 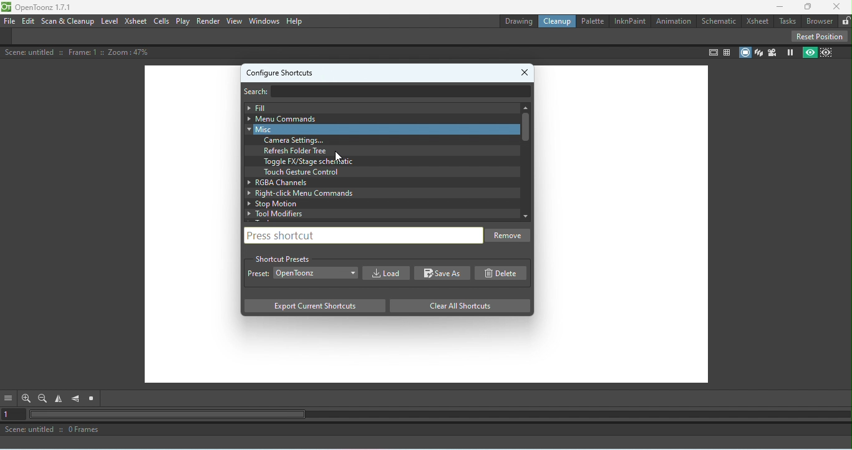 What do you see at coordinates (376, 129) in the screenshot?
I see `Miscellaneous` at bounding box center [376, 129].